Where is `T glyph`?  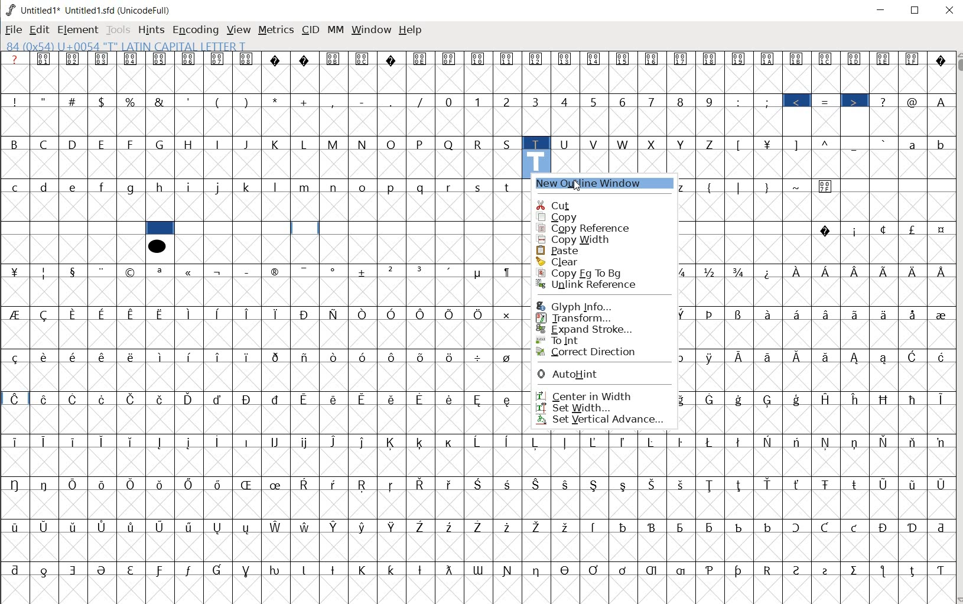 T glyph is located at coordinates (536, 161).